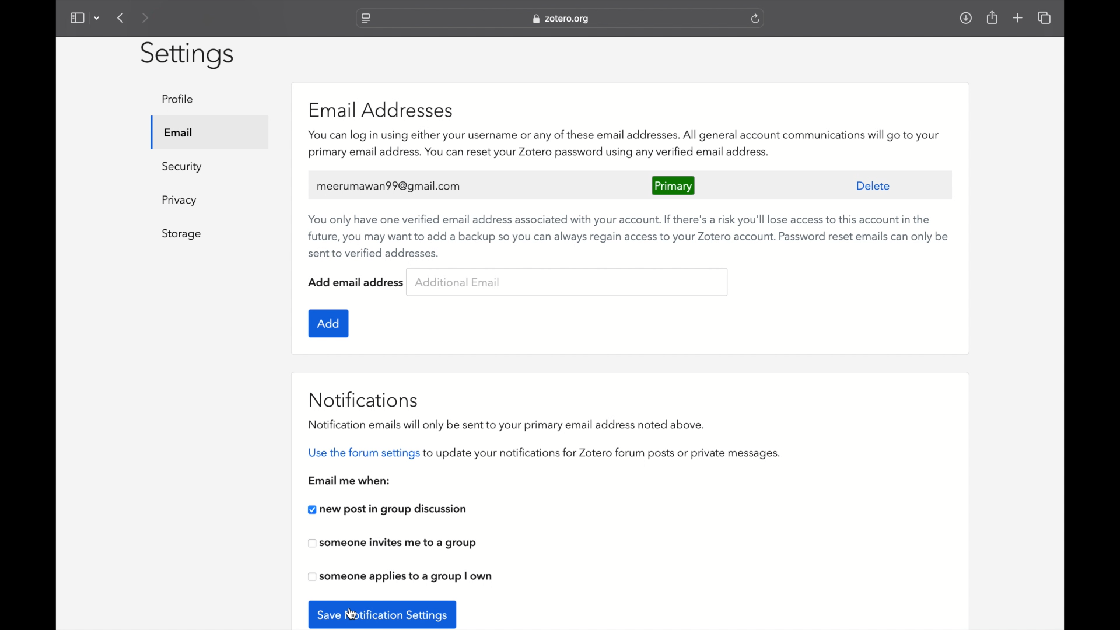  Describe the element at coordinates (506, 423) in the screenshot. I see `notifications emails will only be sent to your primary email address noted above` at that location.